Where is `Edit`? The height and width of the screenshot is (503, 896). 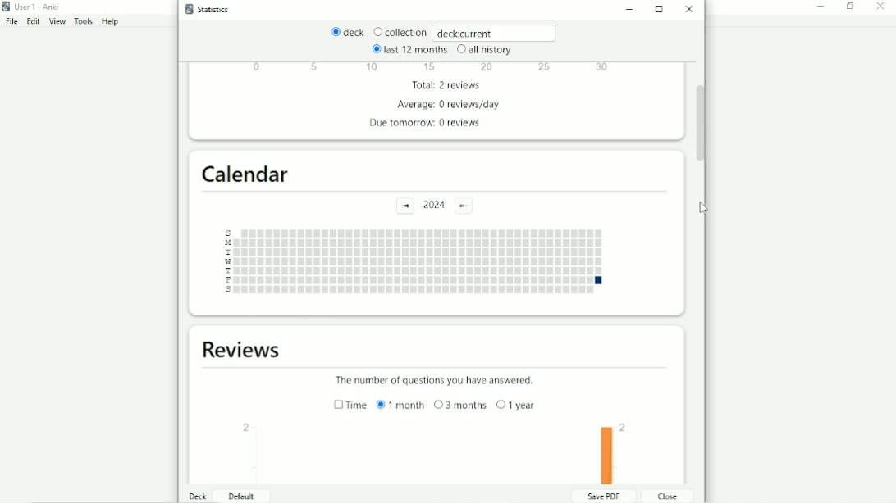 Edit is located at coordinates (34, 22).